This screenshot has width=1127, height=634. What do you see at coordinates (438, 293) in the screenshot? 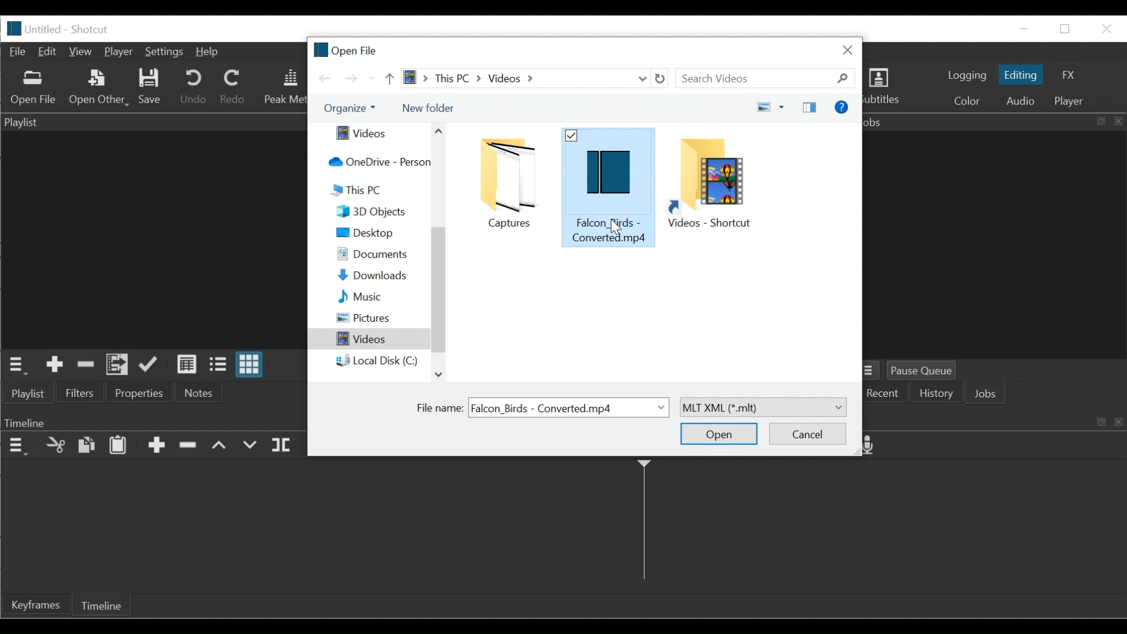
I see `Vertical Scroll bar` at bounding box center [438, 293].